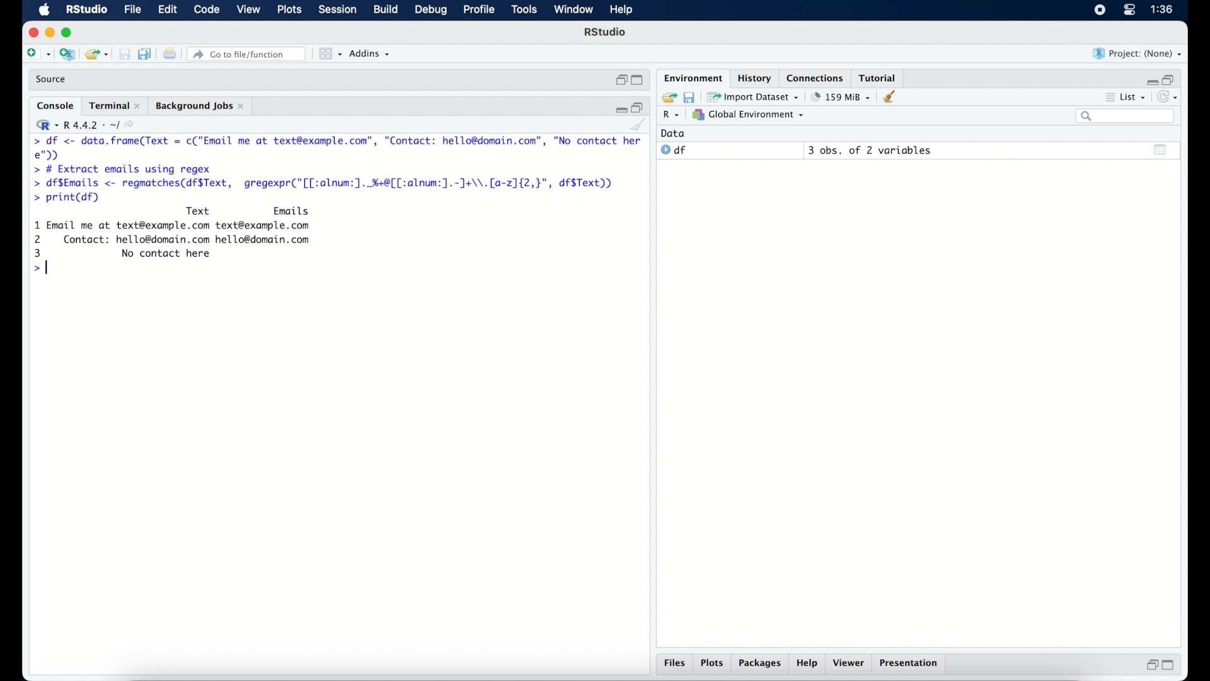  What do you see at coordinates (124, 54) in the screenshot?
I see `print` at bounding box center [124, 54].